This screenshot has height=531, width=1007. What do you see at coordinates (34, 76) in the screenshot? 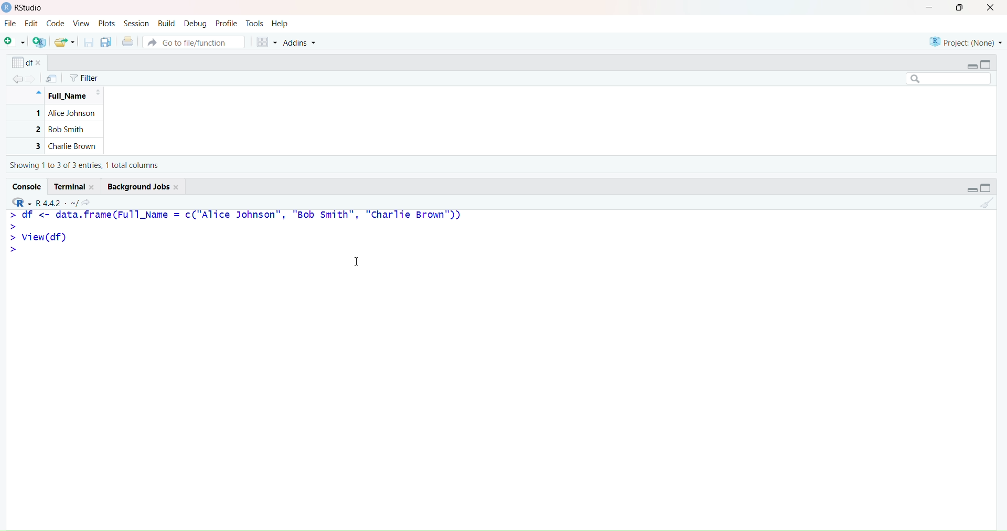
I see `Go forward to the next source location (Ctrl + F10)` at bounding box center [34, 76].